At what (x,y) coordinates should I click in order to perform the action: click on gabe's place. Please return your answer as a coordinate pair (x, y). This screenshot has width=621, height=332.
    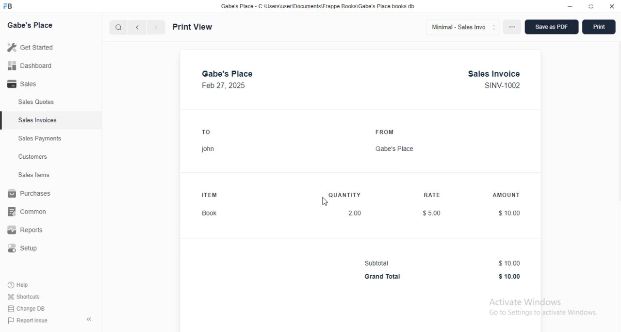
    Looking at the image, I should click on (227, 74).